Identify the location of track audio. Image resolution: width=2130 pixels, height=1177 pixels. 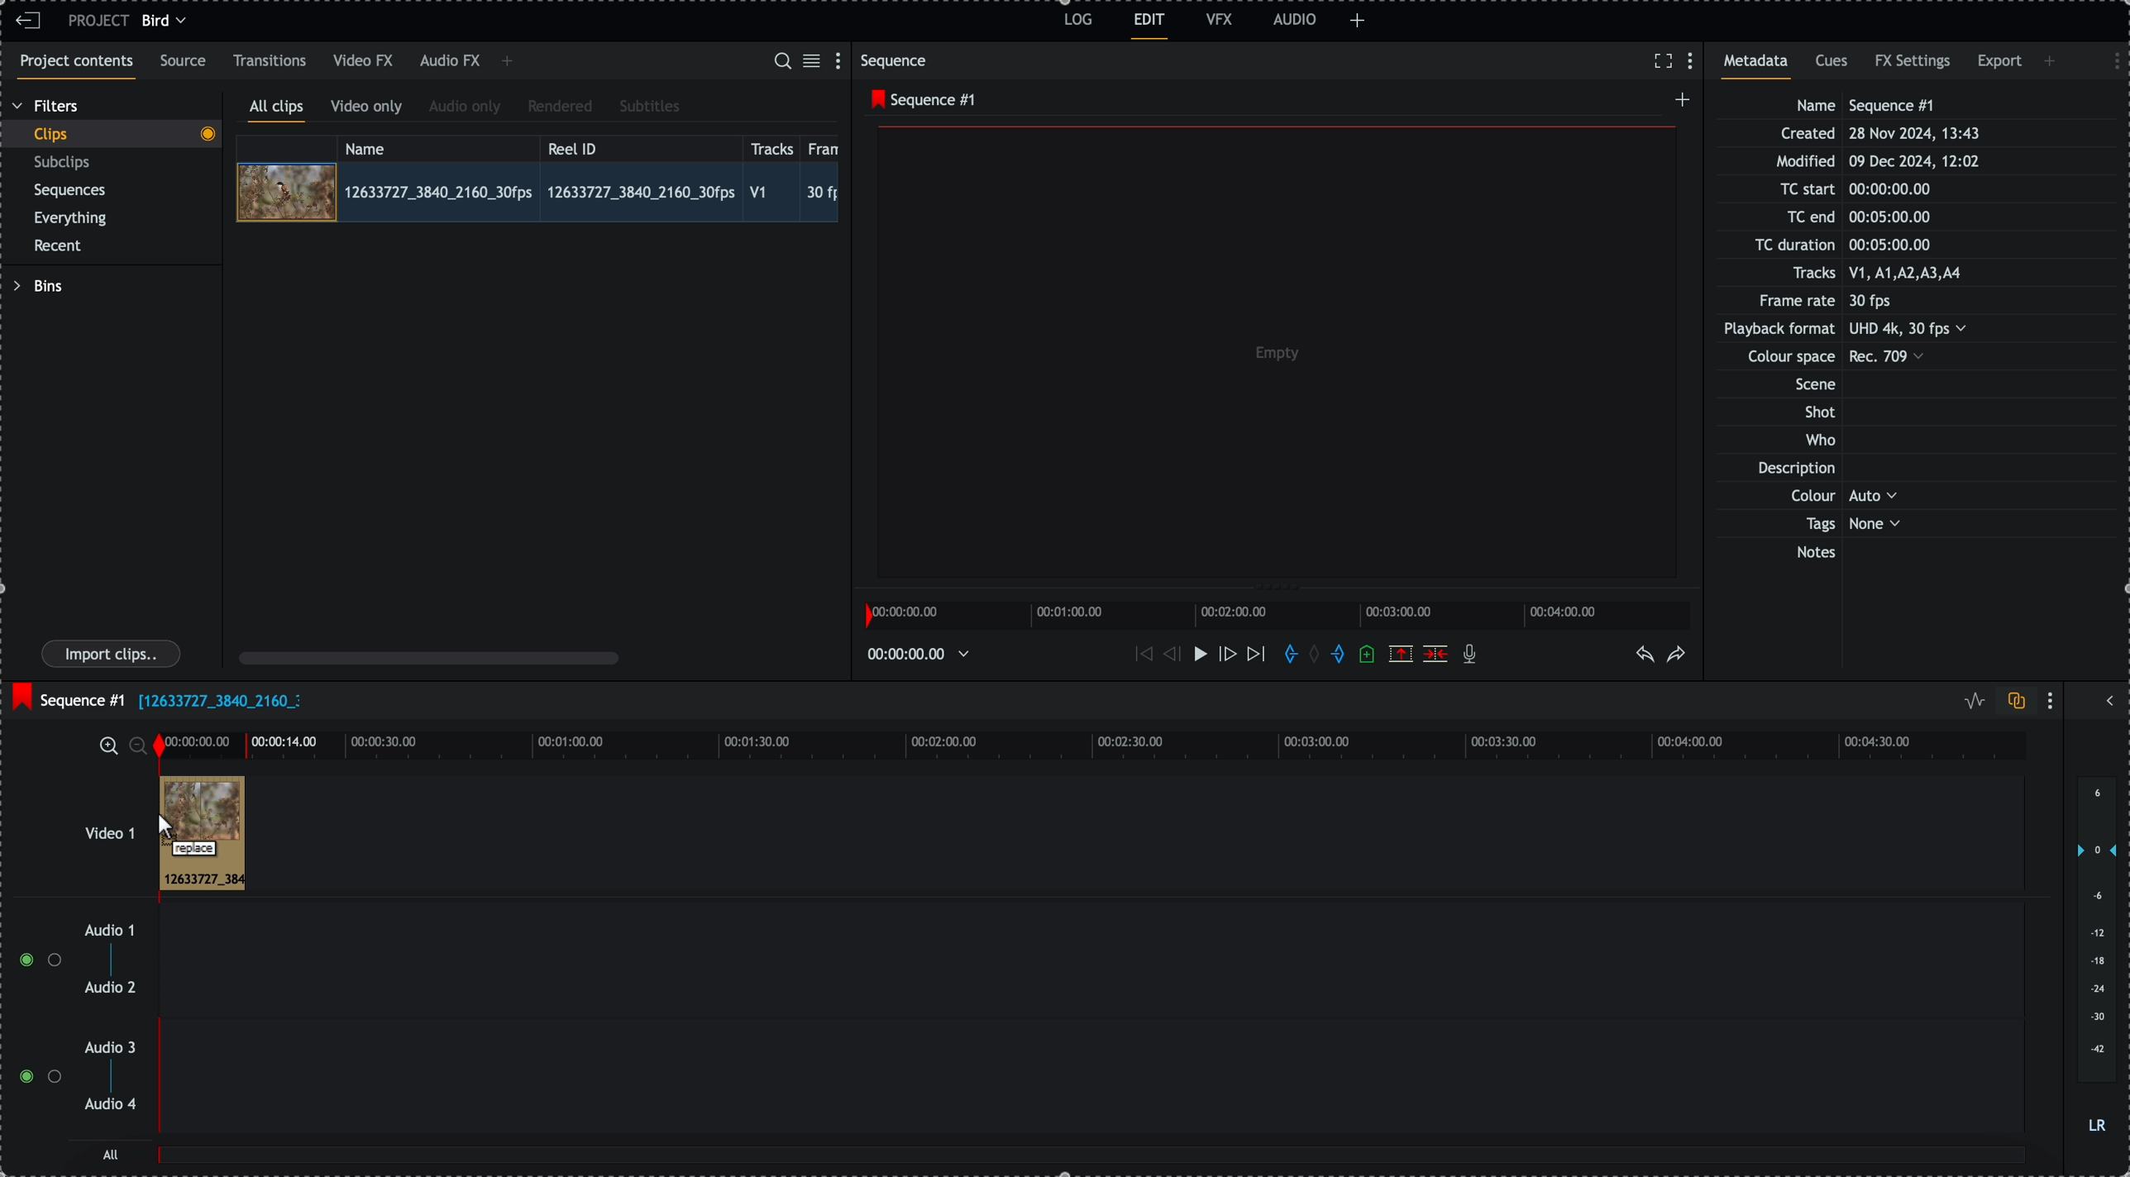
(1090, 1086).